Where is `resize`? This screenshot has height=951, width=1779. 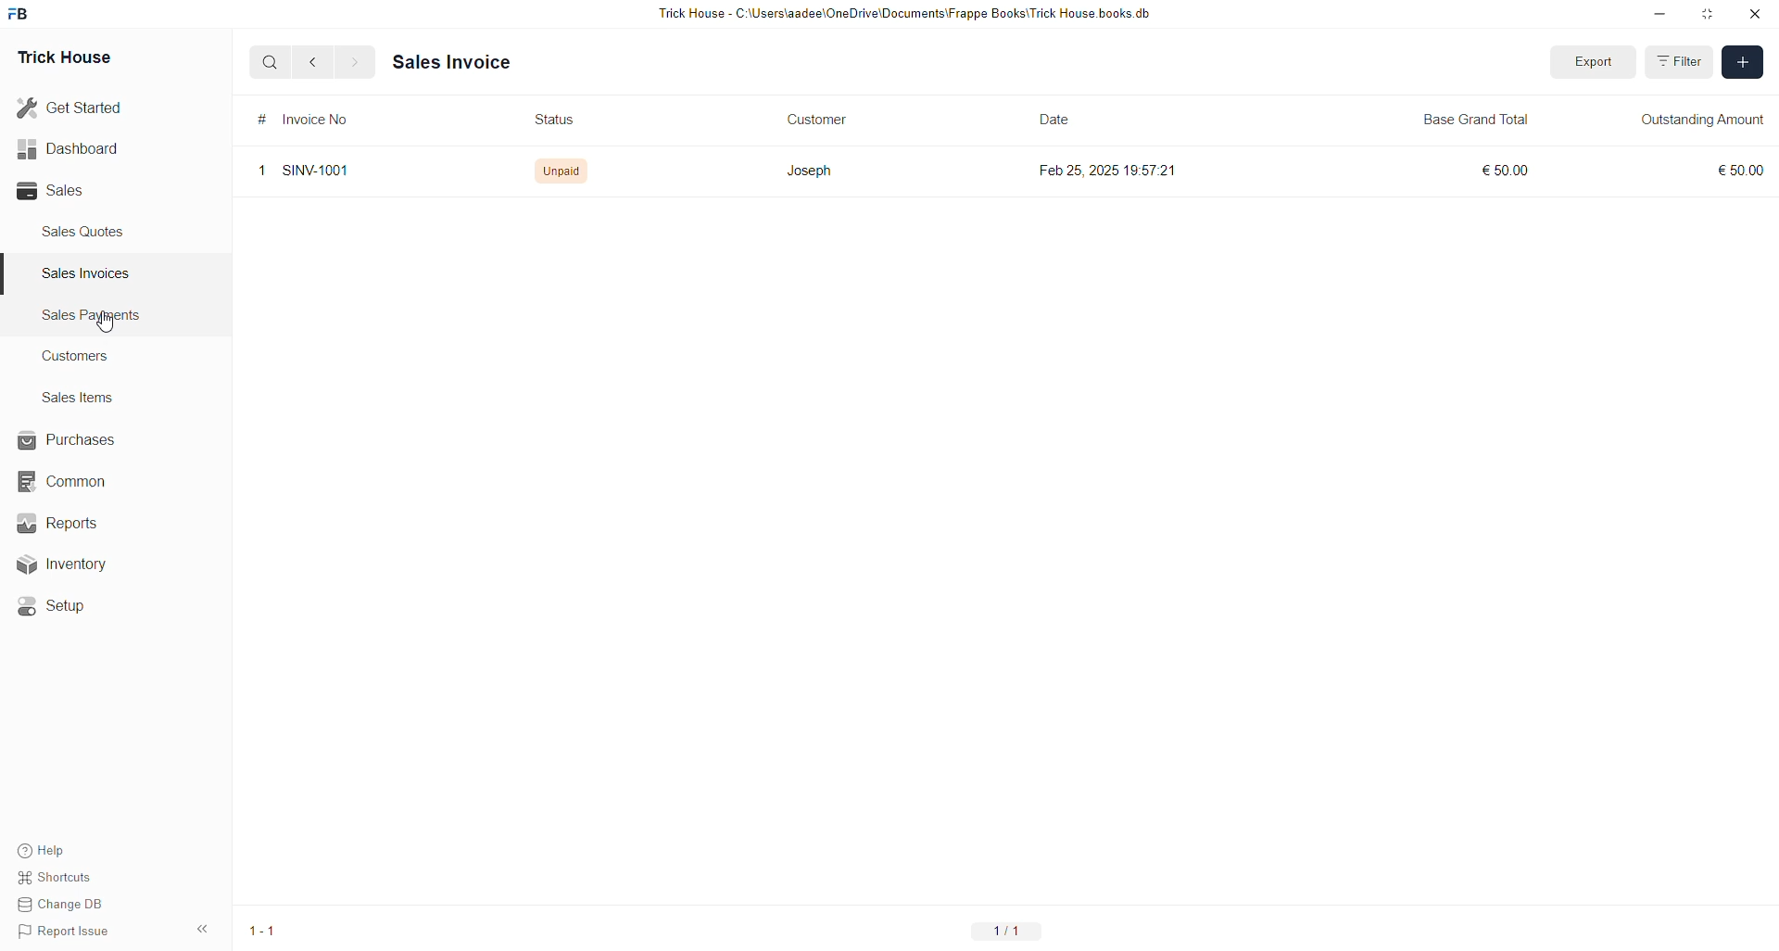 resize is located at coordinates (1709, 14).